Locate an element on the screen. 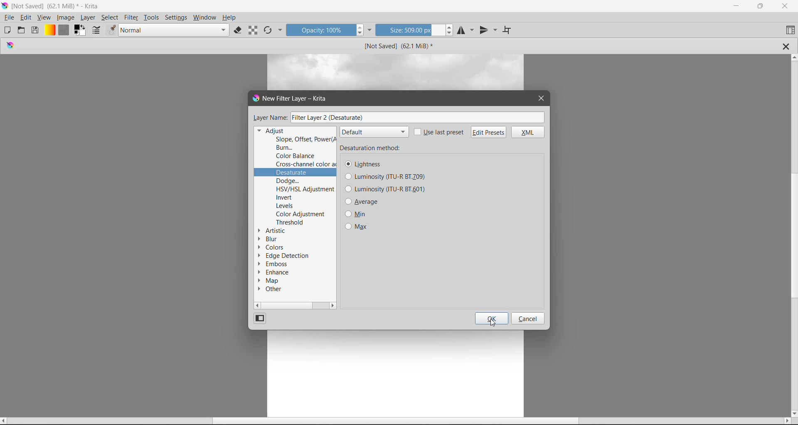 The height and width of the screenshot is (425, 798). Horizontal Mirror Tool is located at coordinates (465, 31).